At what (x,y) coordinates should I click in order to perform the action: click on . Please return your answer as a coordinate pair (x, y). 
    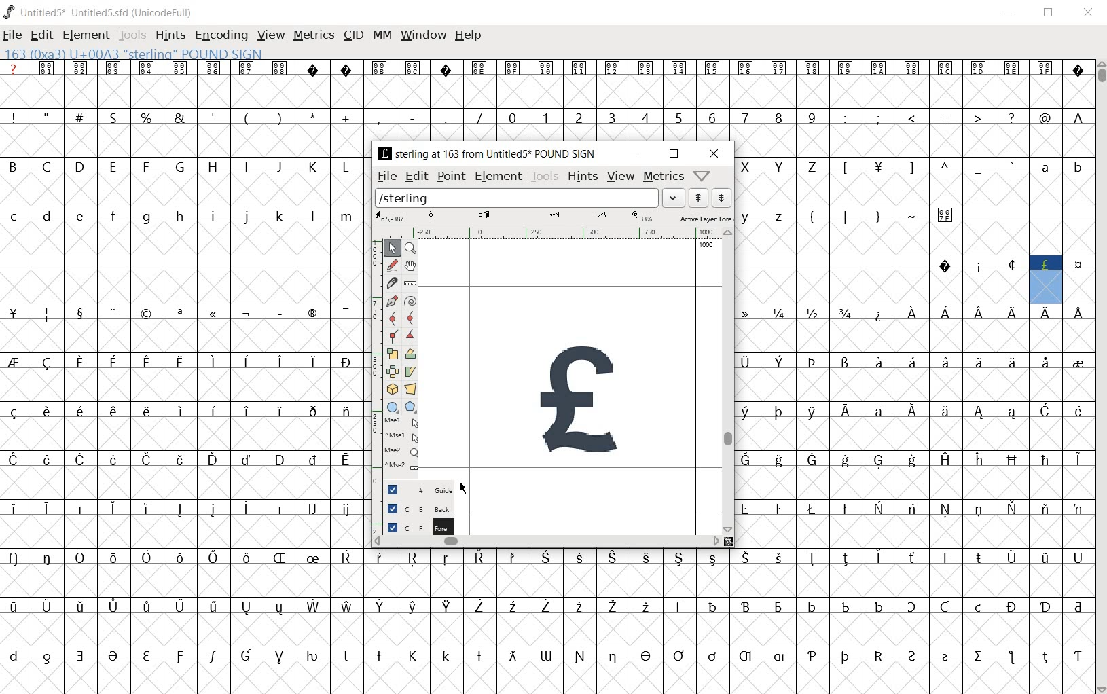
    Looking at the image, I should click on (213, 410).